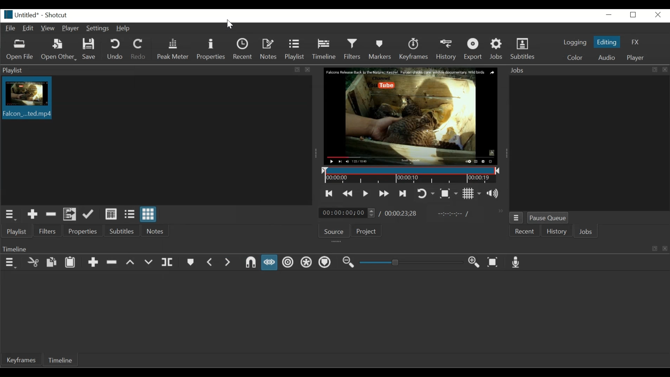  I want to click on Timeline, so click(60, 360).